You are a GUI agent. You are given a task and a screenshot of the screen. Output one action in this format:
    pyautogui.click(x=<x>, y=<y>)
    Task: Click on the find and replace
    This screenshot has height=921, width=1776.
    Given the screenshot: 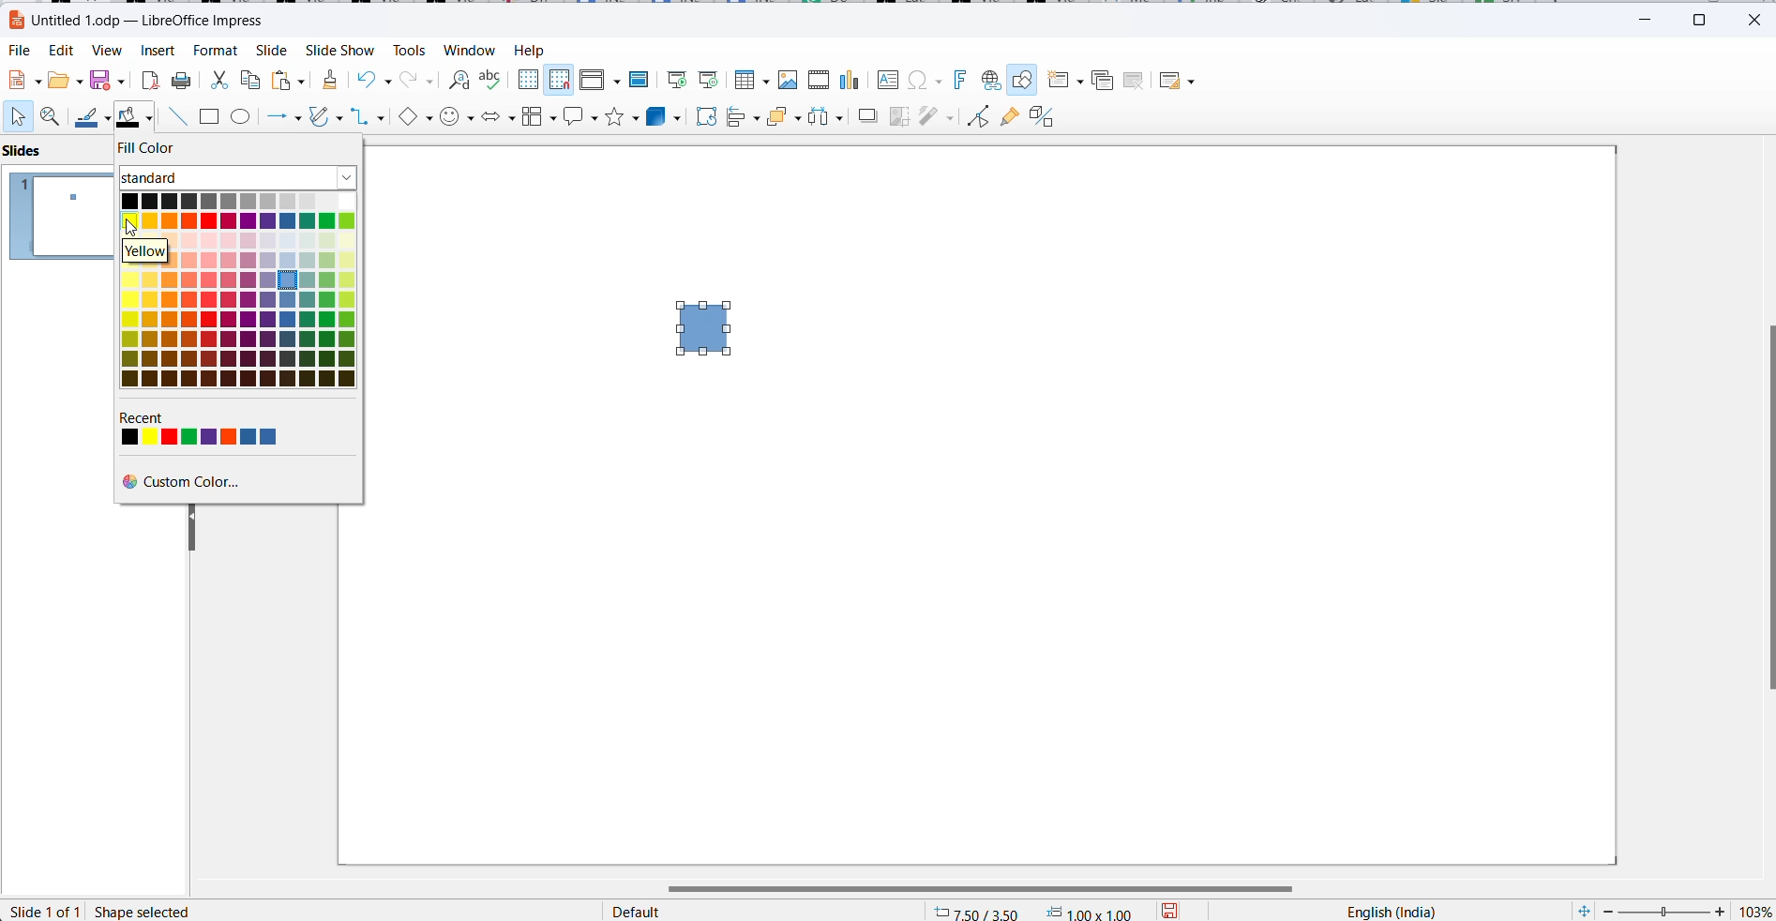 What is the action you would take?
    pyautogui.click(x=457, y=78)
    